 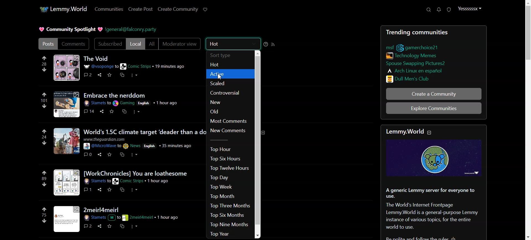 I want to click on save, so click(x=108, y=226).